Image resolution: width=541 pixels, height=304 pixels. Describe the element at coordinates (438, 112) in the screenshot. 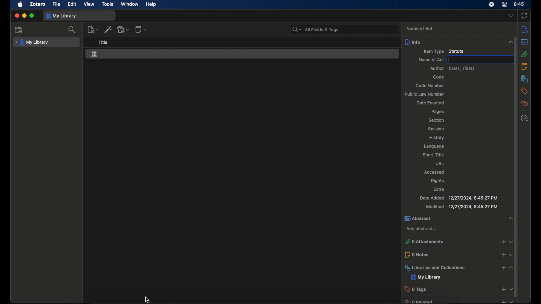

I see `pages` at that location.